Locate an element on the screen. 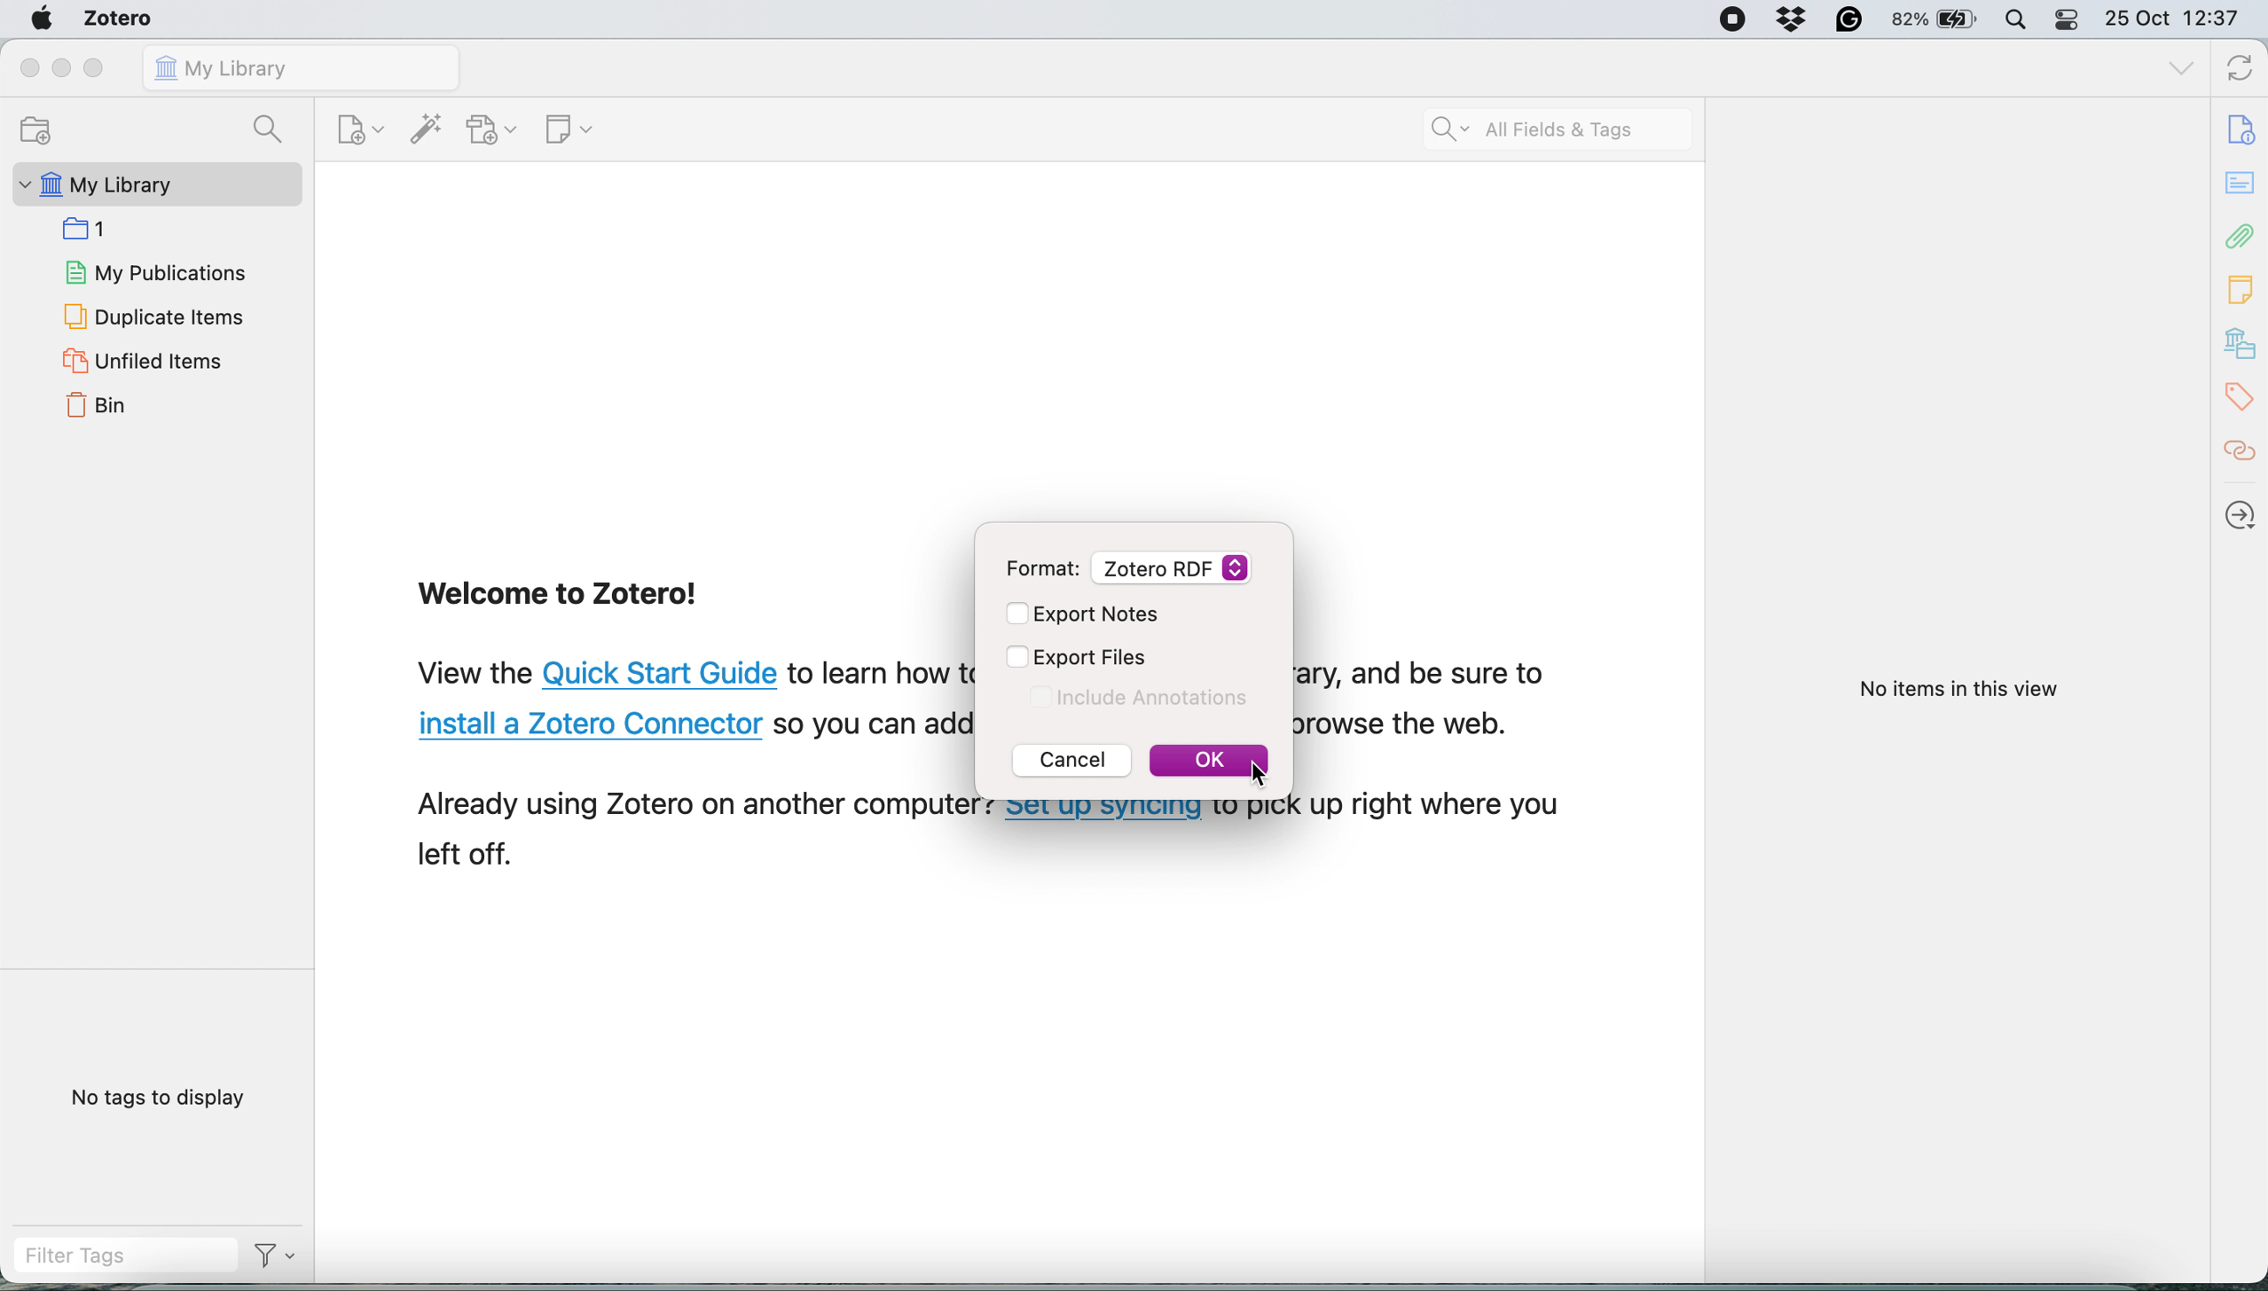 This screenshot has height=1291, width=2268. tags is located at coordinates (2241, 394).